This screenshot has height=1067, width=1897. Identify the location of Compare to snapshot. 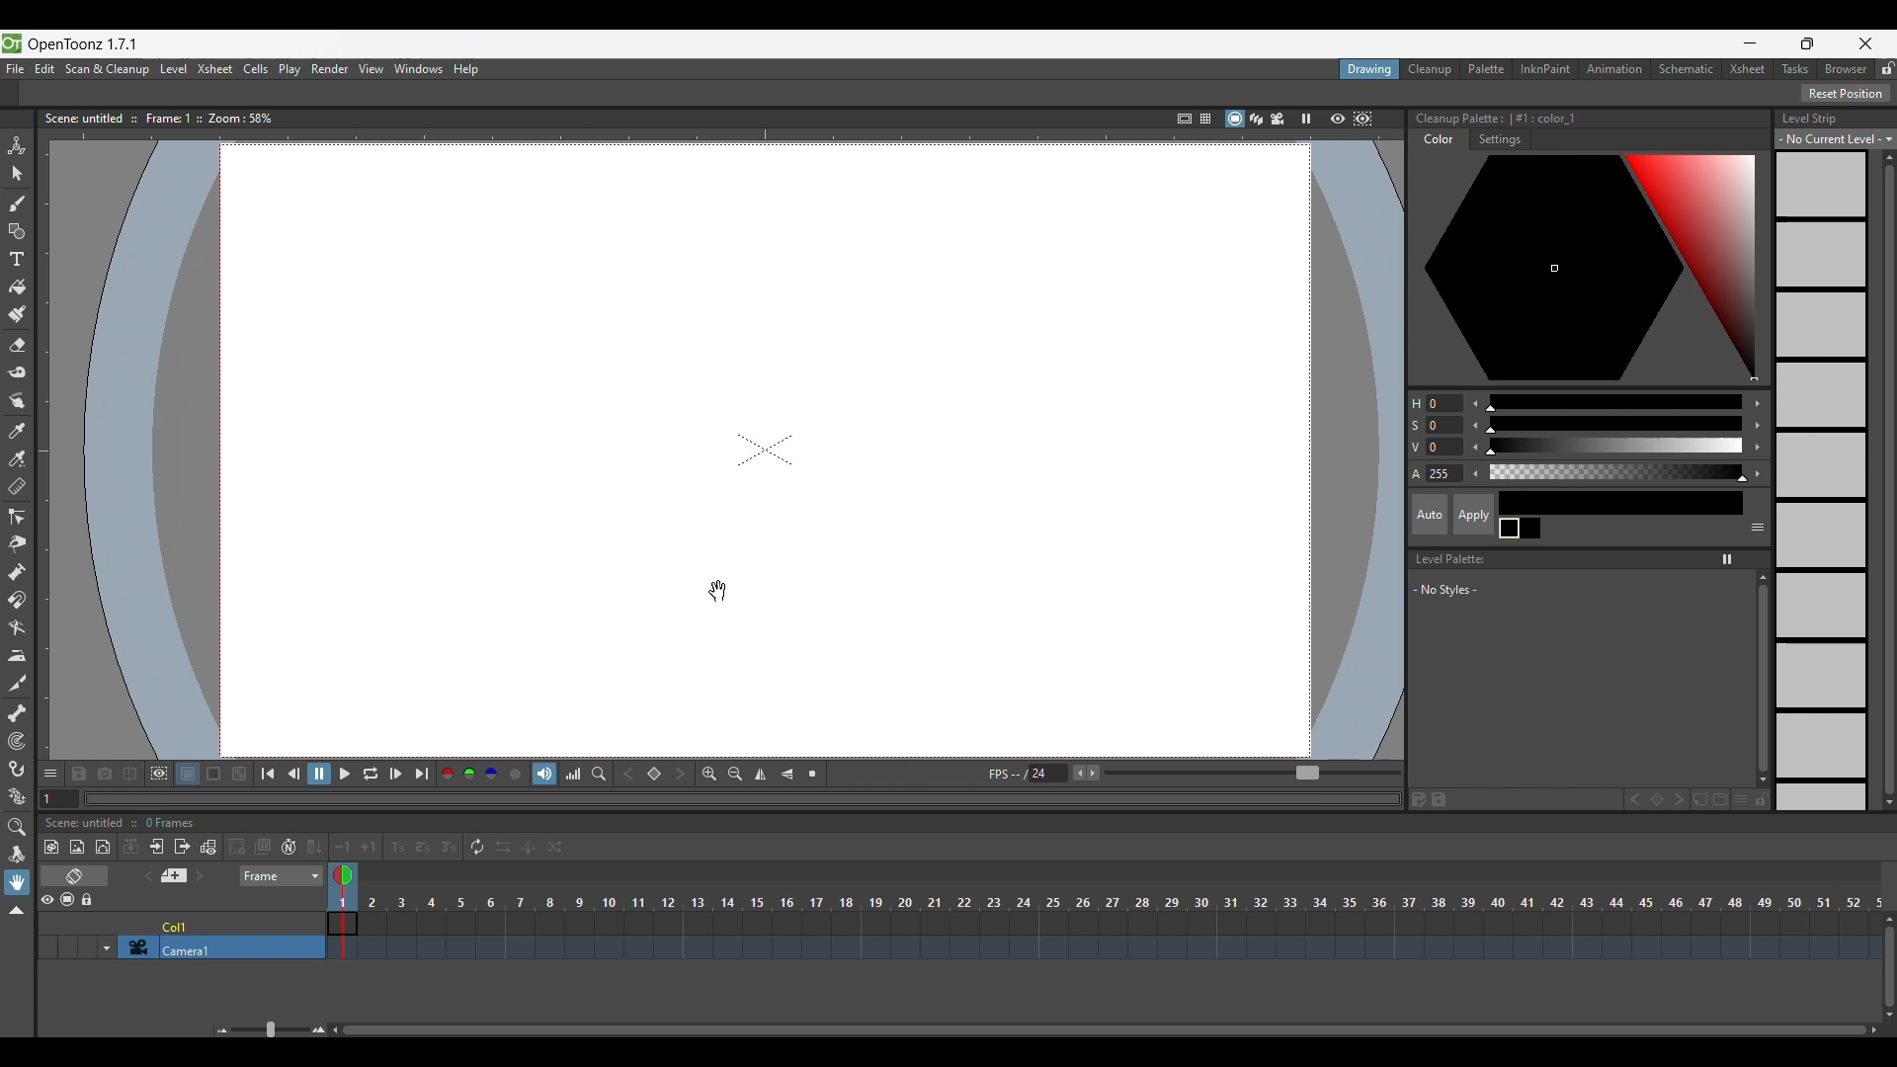
(129, 774).